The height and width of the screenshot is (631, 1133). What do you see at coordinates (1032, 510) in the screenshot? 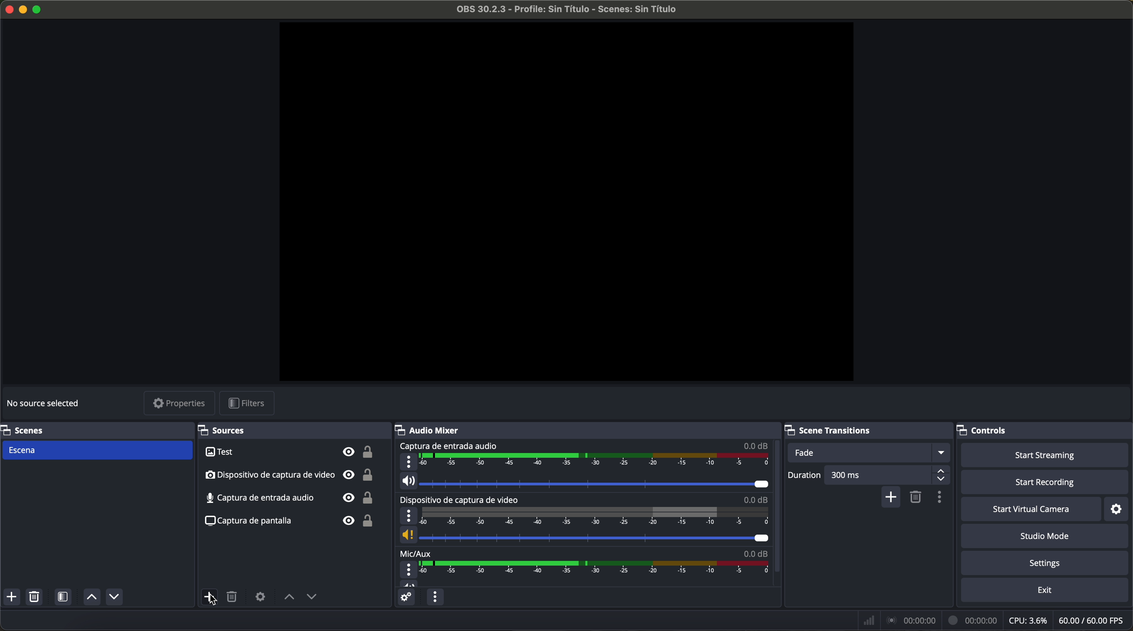
I see `start virtual camera` at bounding box center [1032, 510].